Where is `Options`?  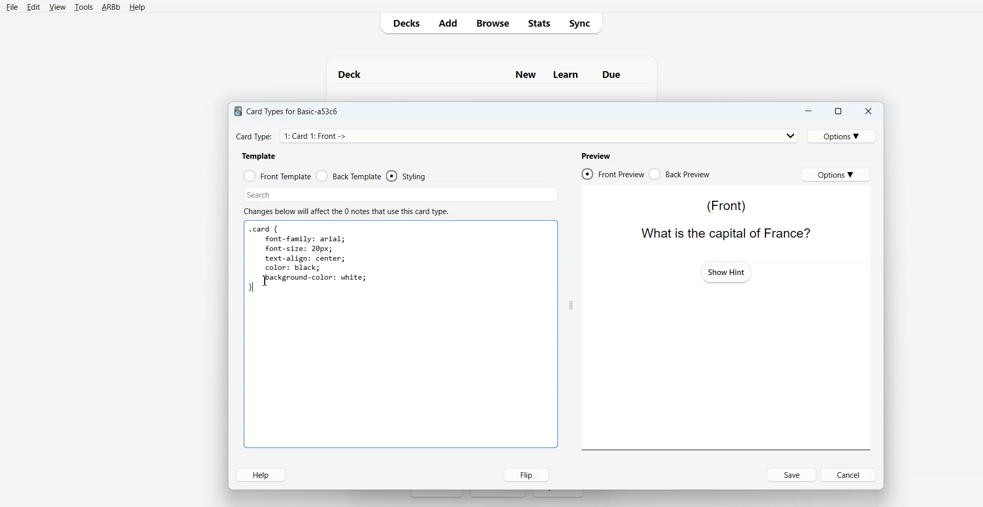
Options is located at coordinates (836, 174).